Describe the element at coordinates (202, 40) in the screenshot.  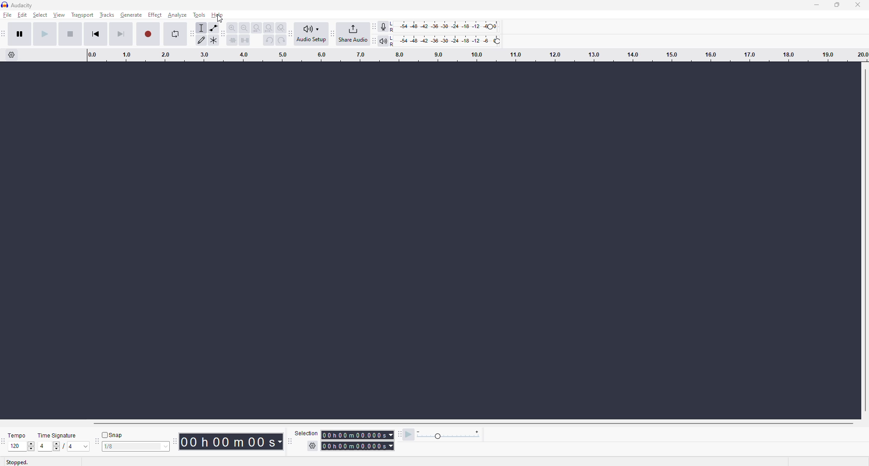
I see `draw tool` at that location.